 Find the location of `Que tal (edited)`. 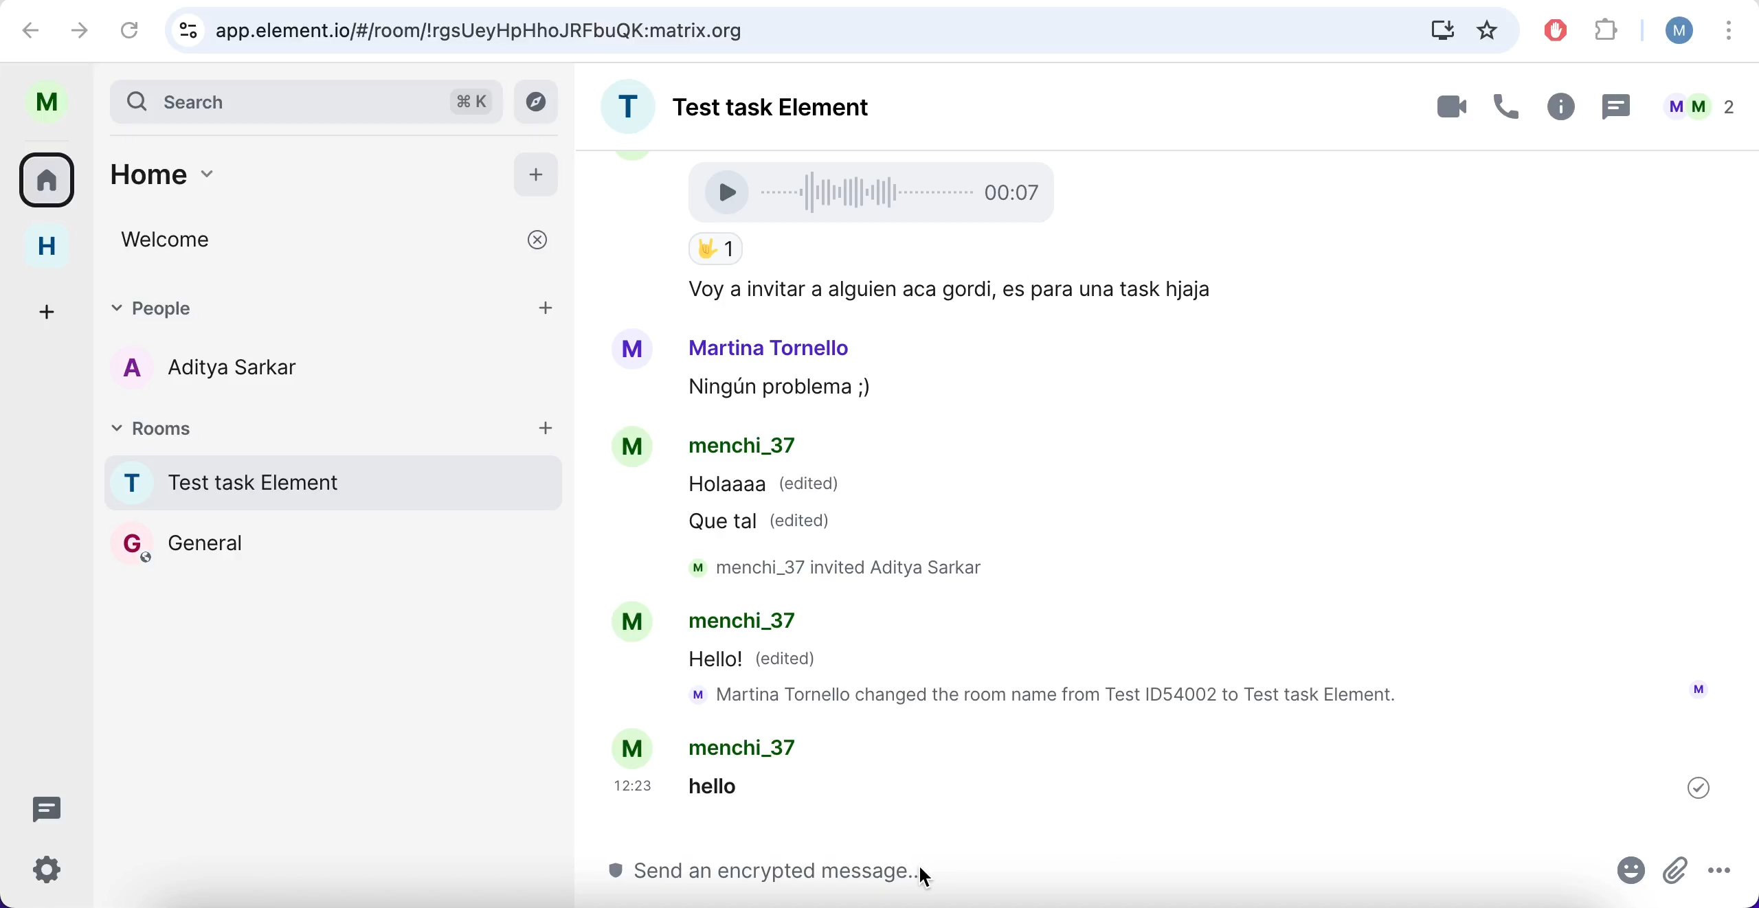

Que tal (edited) is located at coordinates (766, 521).